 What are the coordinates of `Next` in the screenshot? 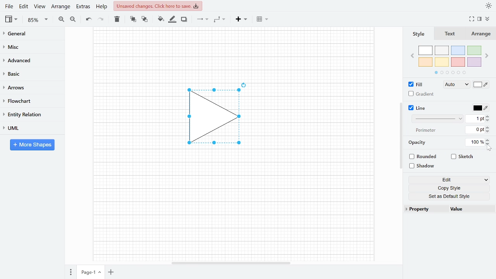 It's located at (487, 54).